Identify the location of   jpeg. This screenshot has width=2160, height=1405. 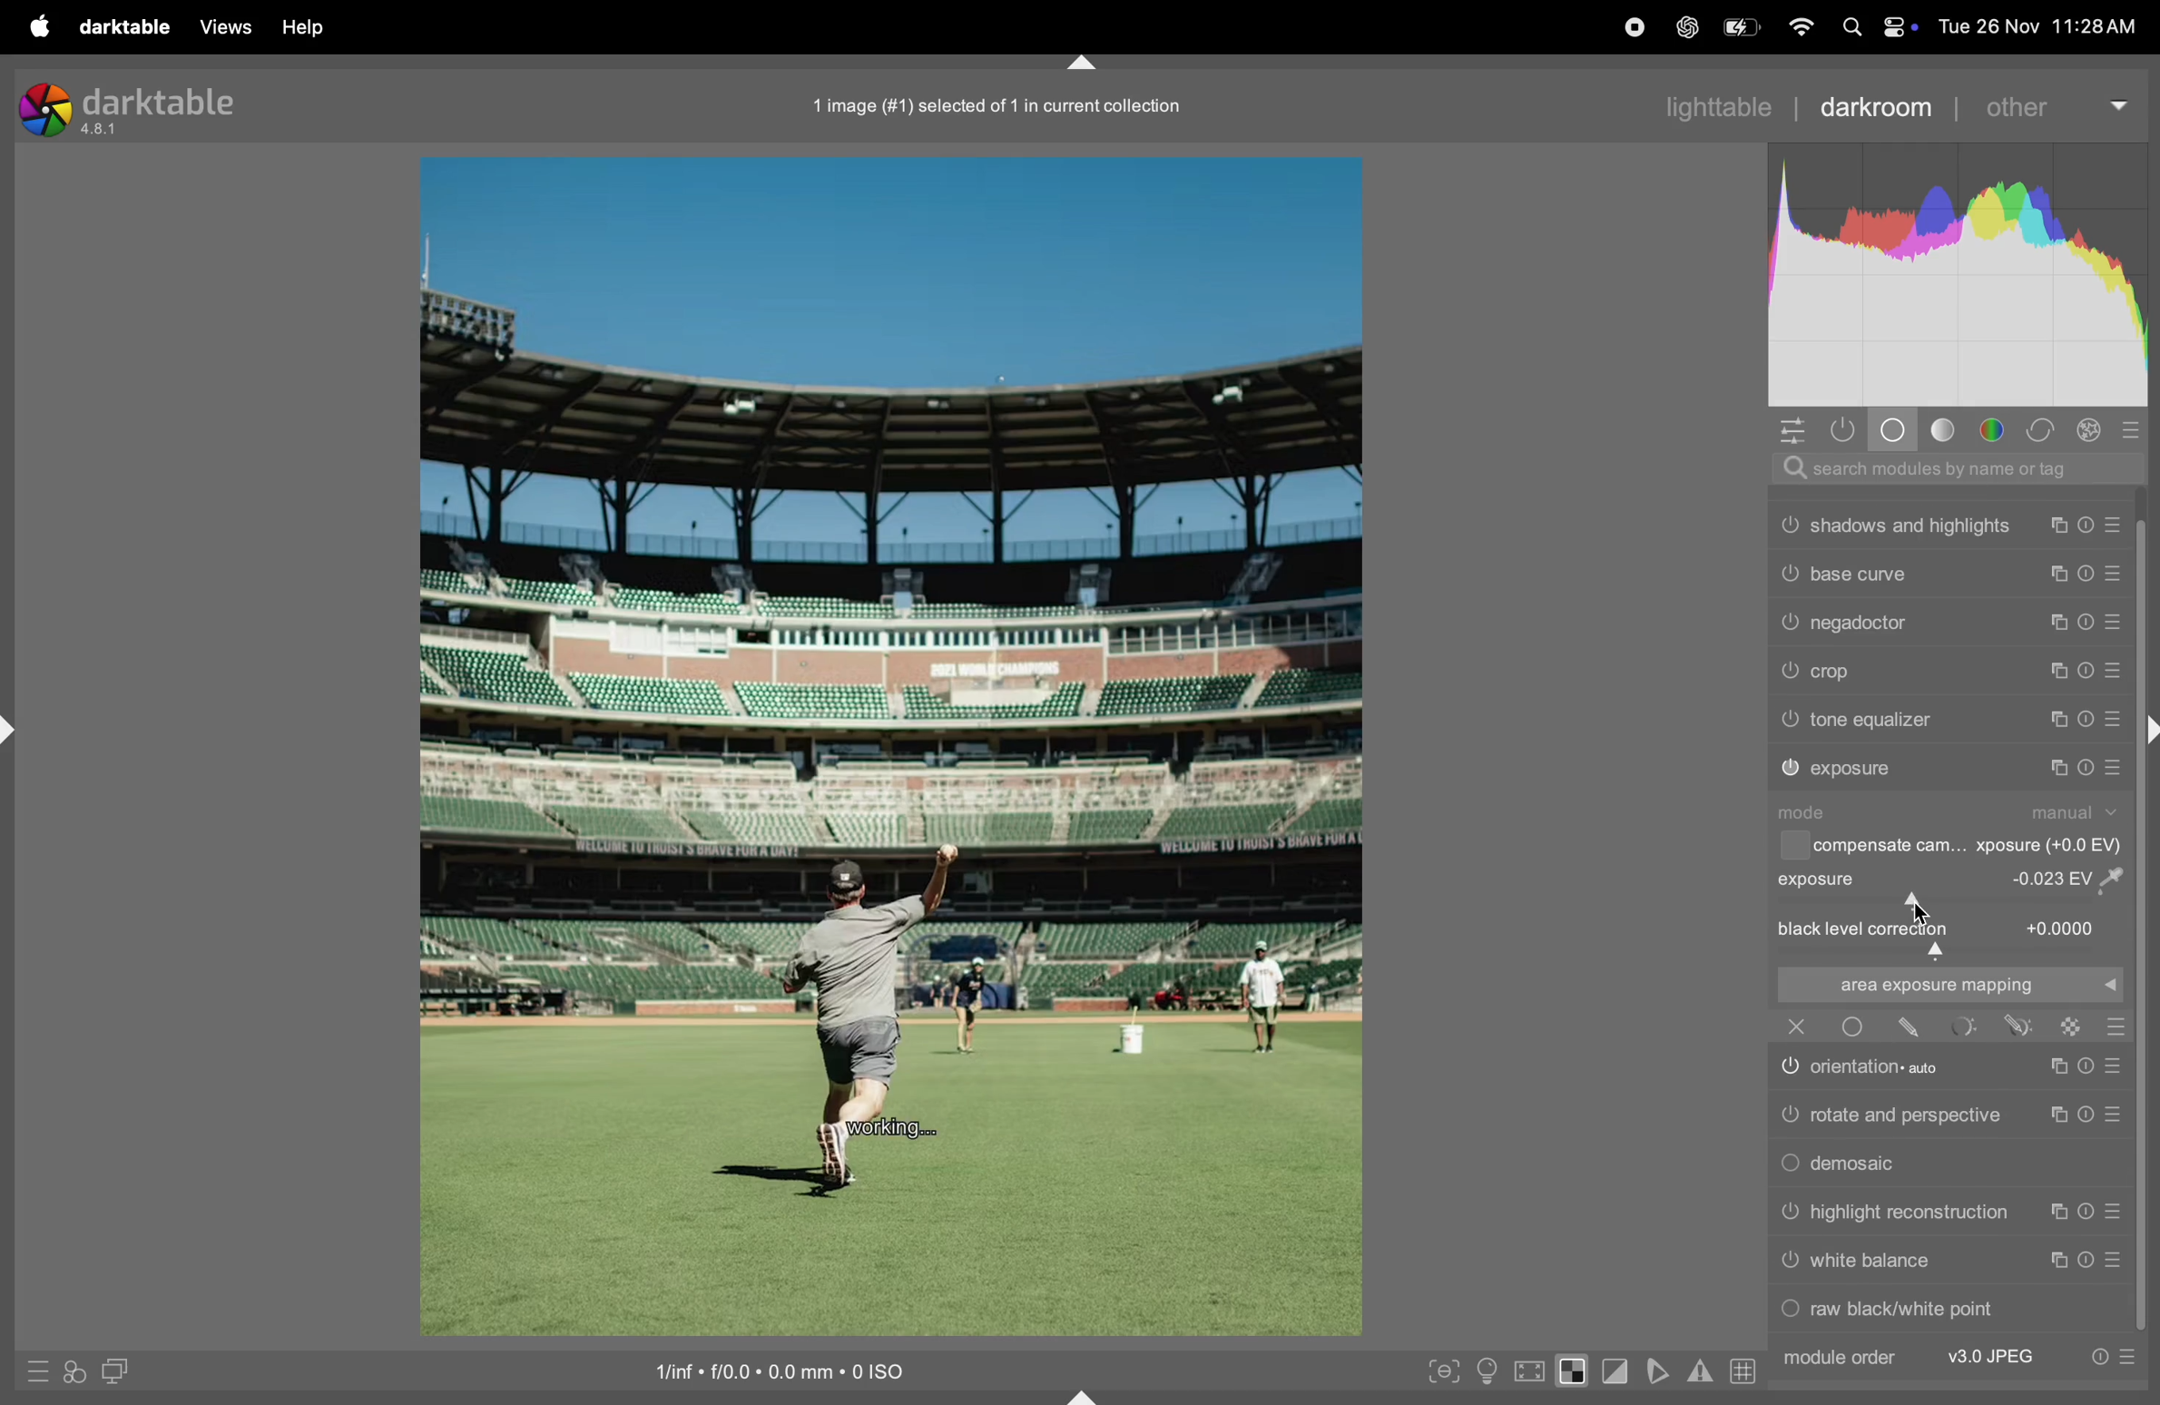
(1993, 1357).